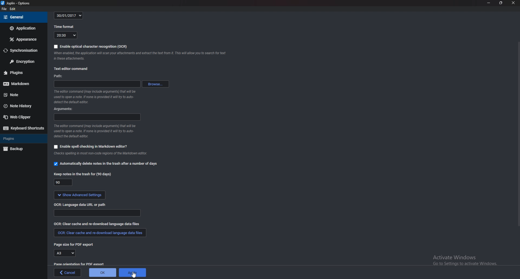 Image resolution: width=520 pixels, height=279 pixels. What do you see at coordinates (20, 149) in the screenshot?
I see `Back up` at bounding box center [20, 149].